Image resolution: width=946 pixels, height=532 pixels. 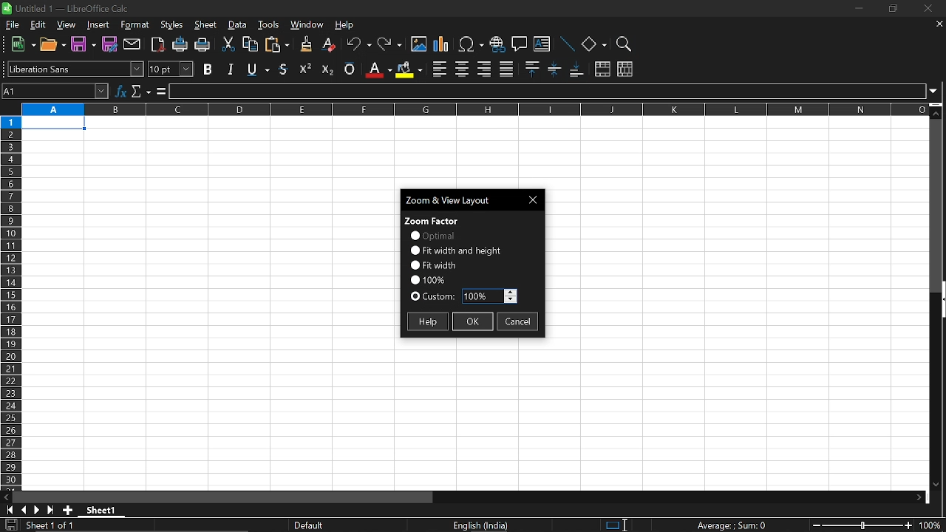 I want to click on horizontal scrollbar, so click(x=226, y=497).